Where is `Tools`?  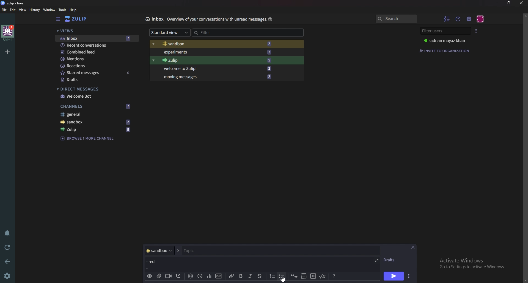 Tools is located at coordinates (62, 10).